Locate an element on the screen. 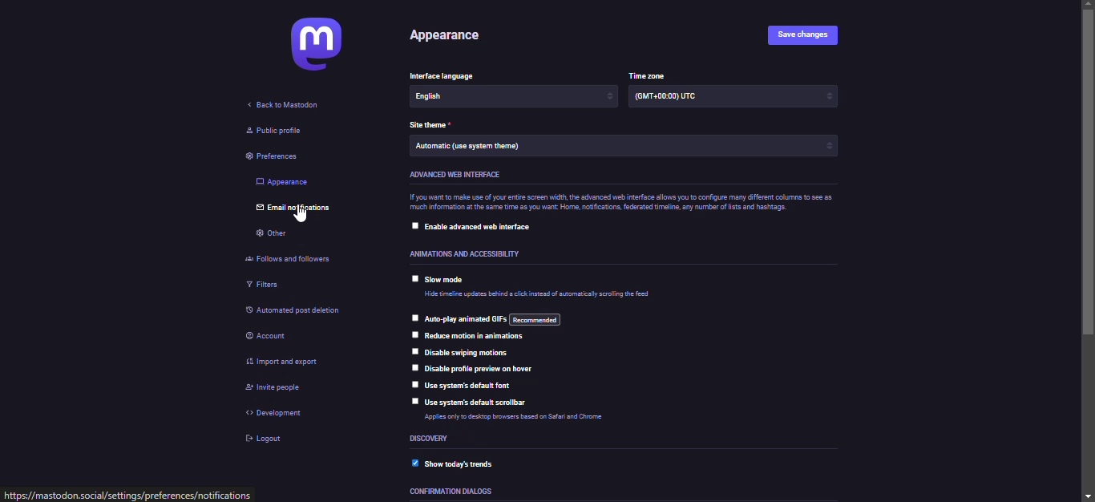 The width and height of the screenshot is (1095, 502). click to select is located at coordinates (414, 316).